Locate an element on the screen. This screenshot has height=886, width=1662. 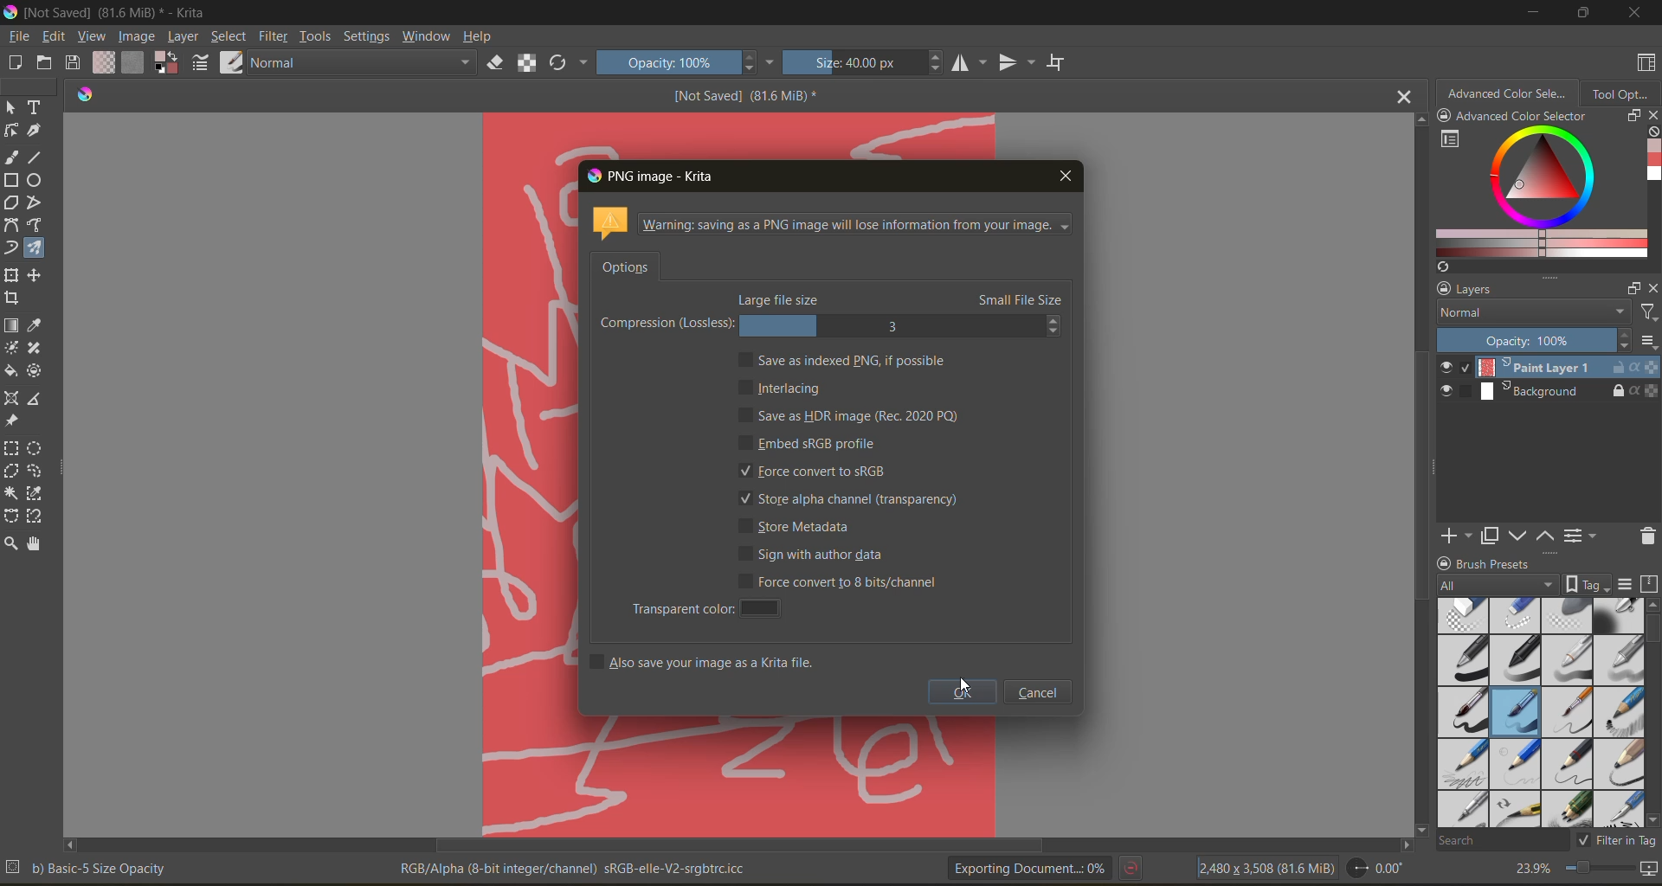
tool is located at coordinates (12, 107).